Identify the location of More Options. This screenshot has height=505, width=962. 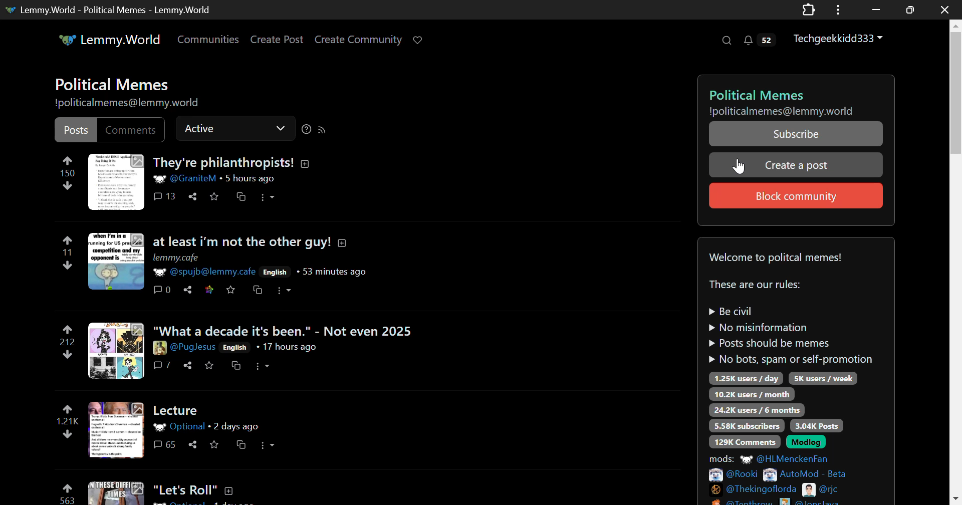
(263, 366).